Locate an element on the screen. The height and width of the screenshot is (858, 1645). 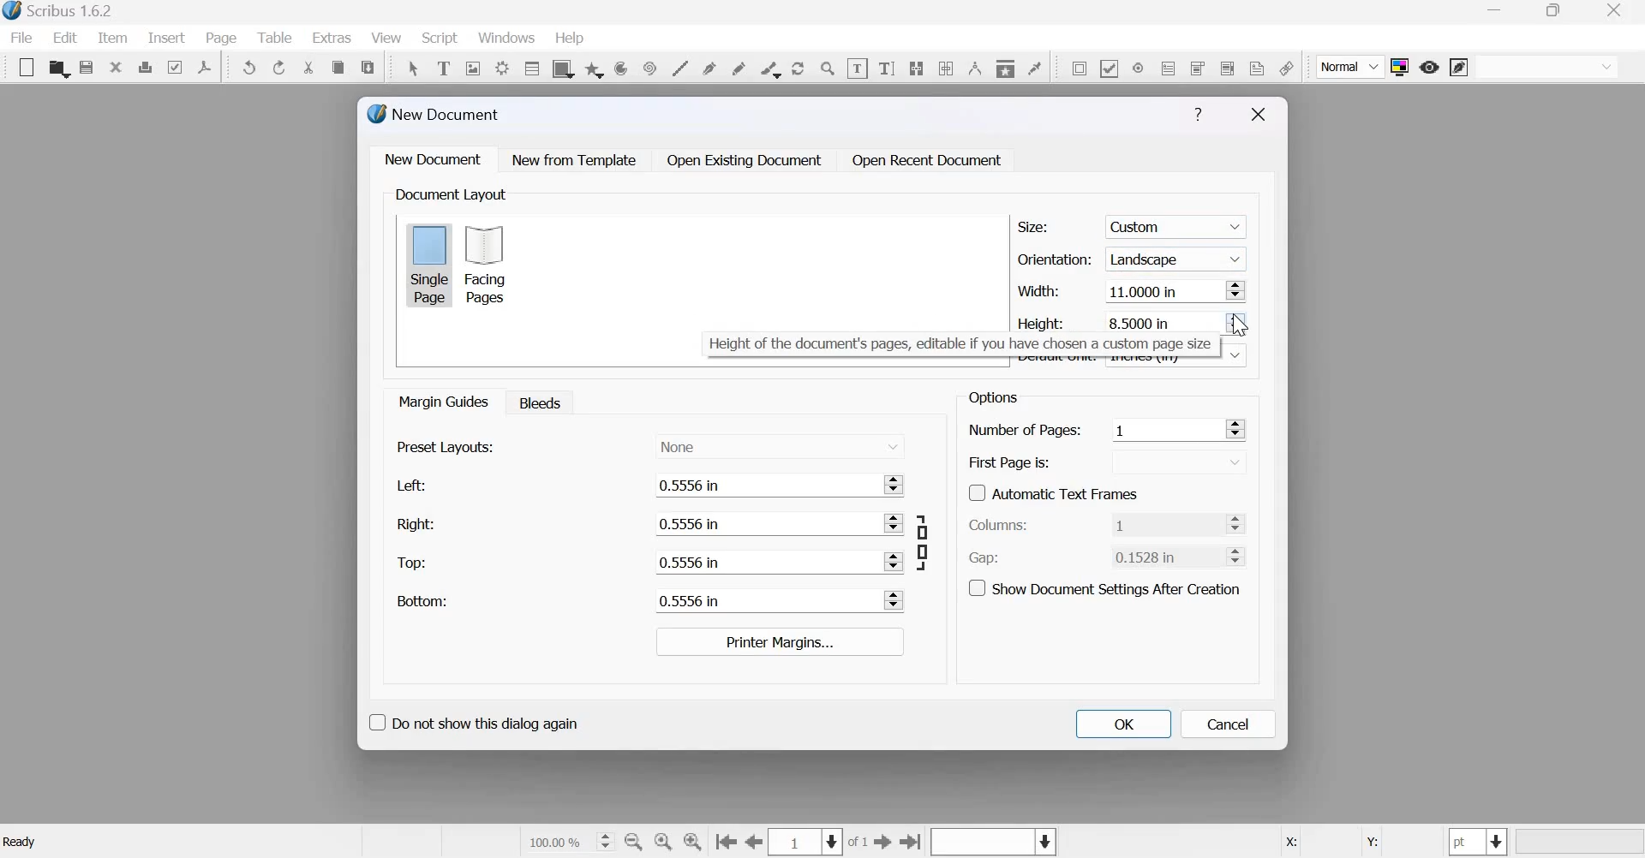
Edit is located at coordinates (65, 38).